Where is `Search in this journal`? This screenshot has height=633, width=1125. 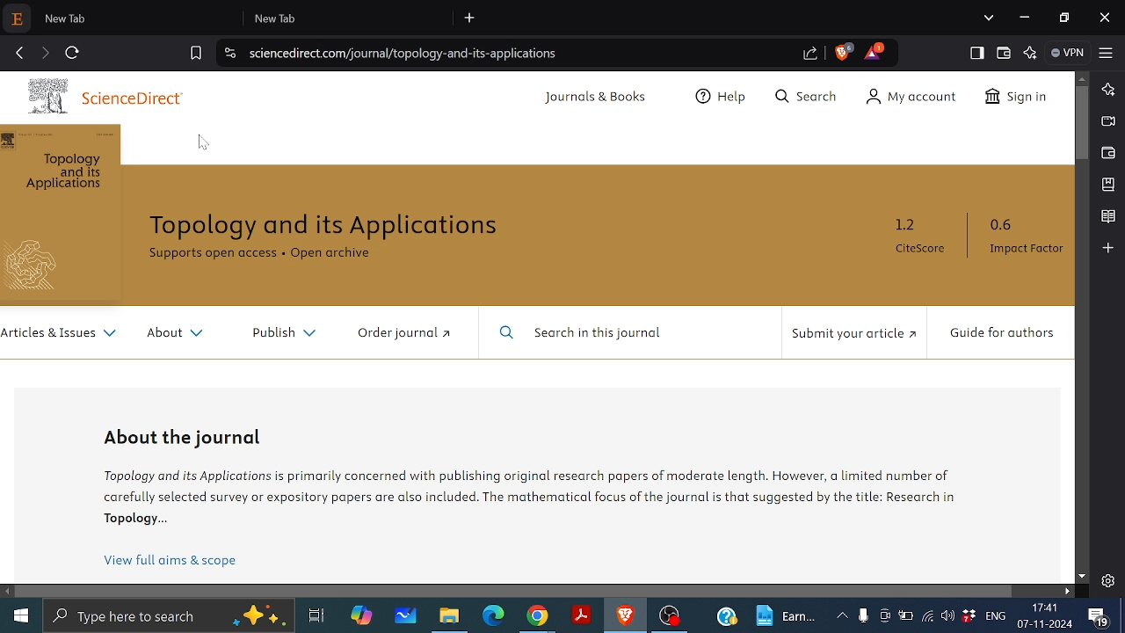
Search in this journal is located at coordinates (585, 333).